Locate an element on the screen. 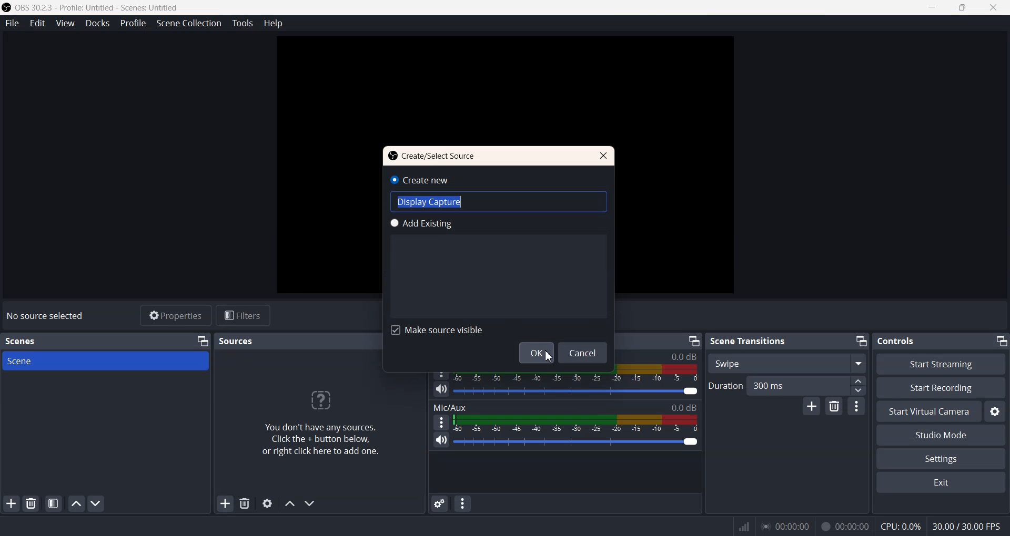  00.00.00 is located at coordinates (786, 526).